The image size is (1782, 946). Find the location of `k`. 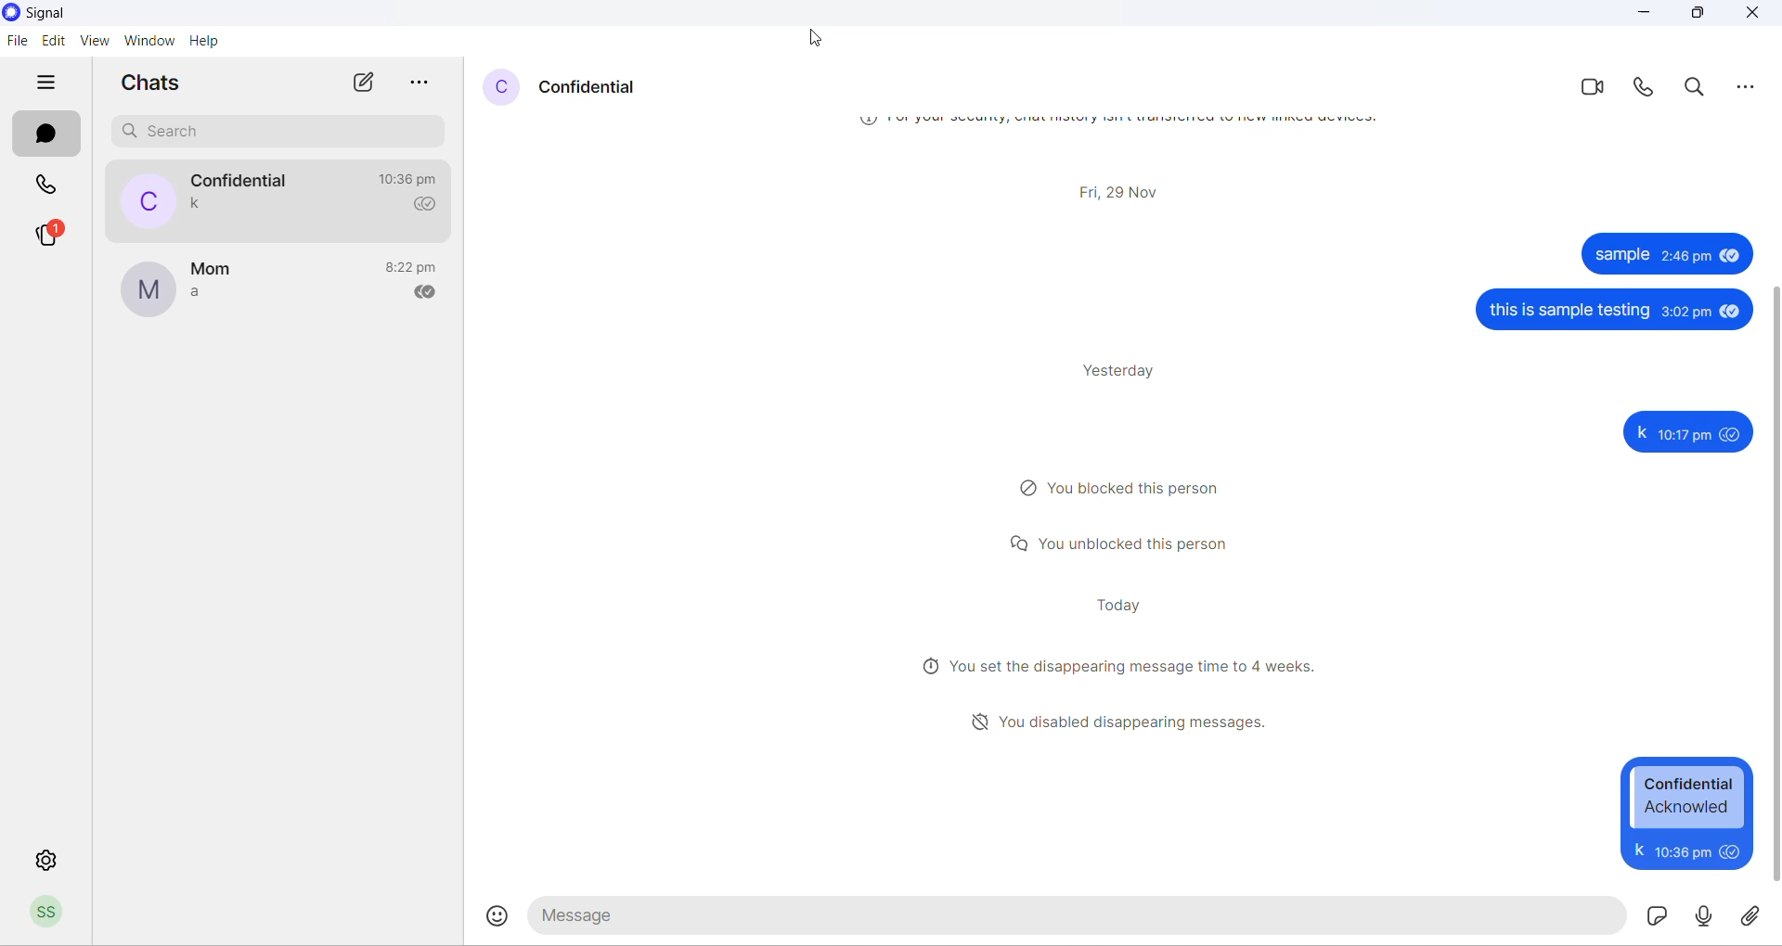

k is located at coordinates (1640, 432).